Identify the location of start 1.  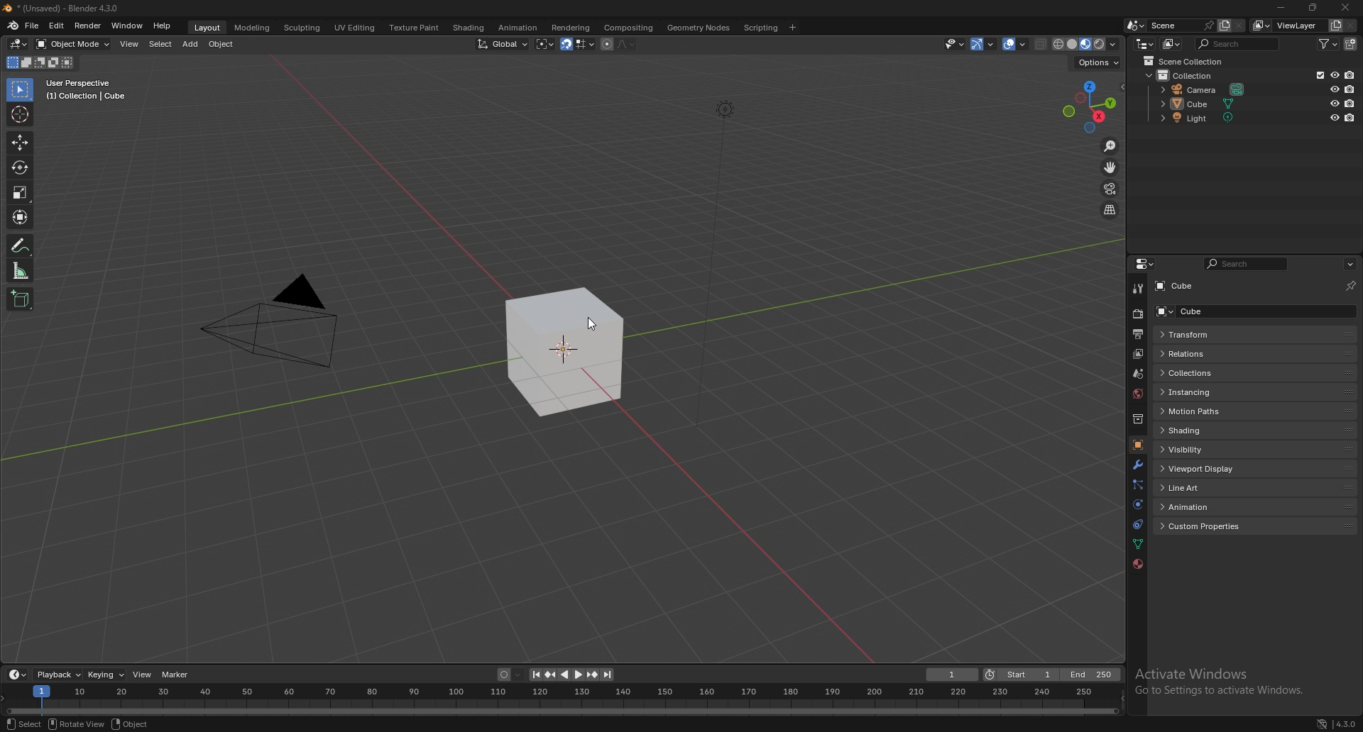
(1021, 675).